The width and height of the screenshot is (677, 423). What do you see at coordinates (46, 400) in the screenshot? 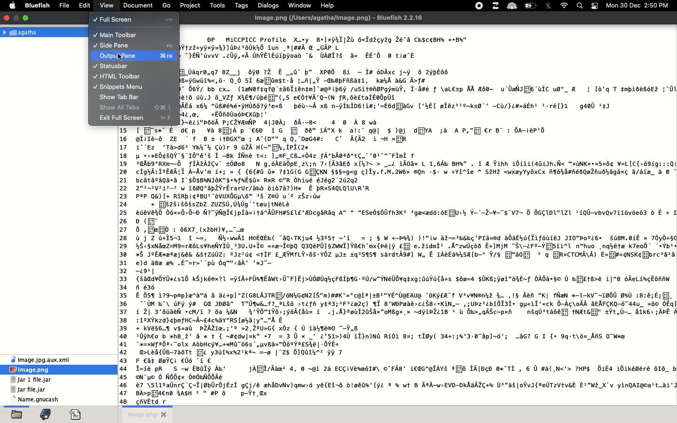
I see `name gnucash` at bounding box center [46, 400].